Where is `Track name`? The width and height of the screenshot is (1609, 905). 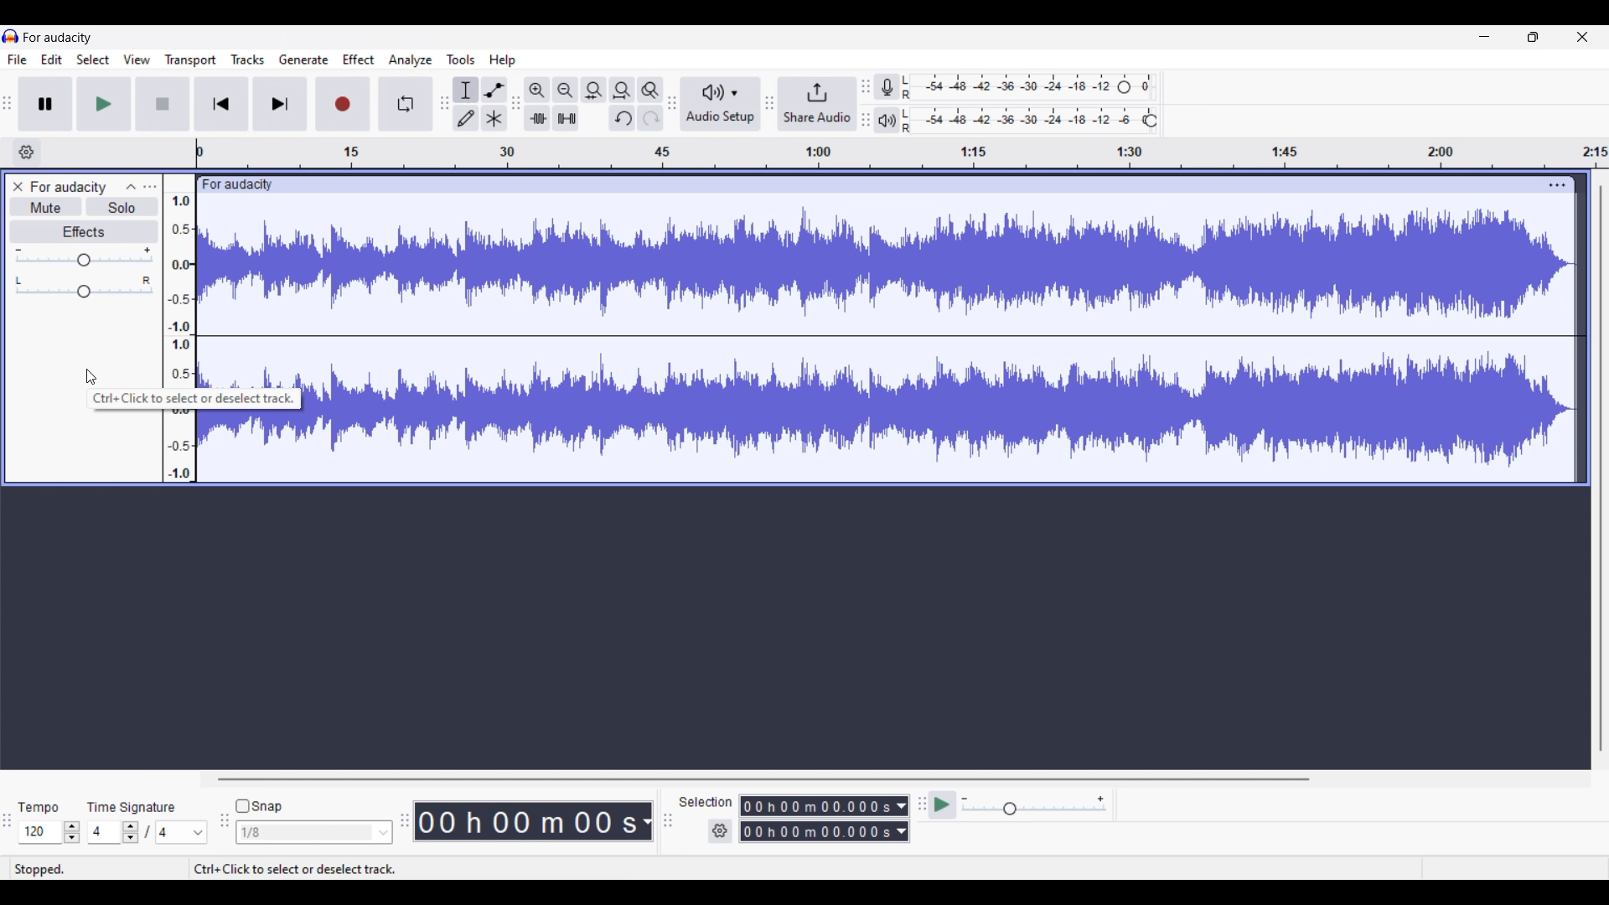 Track name is located at coordinates (69, 187).